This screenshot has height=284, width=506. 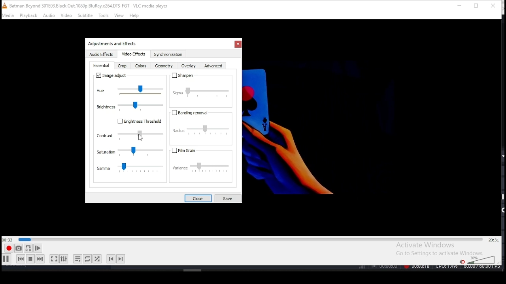 I want to click on fil grain on/off, so click(x=193, y=150).